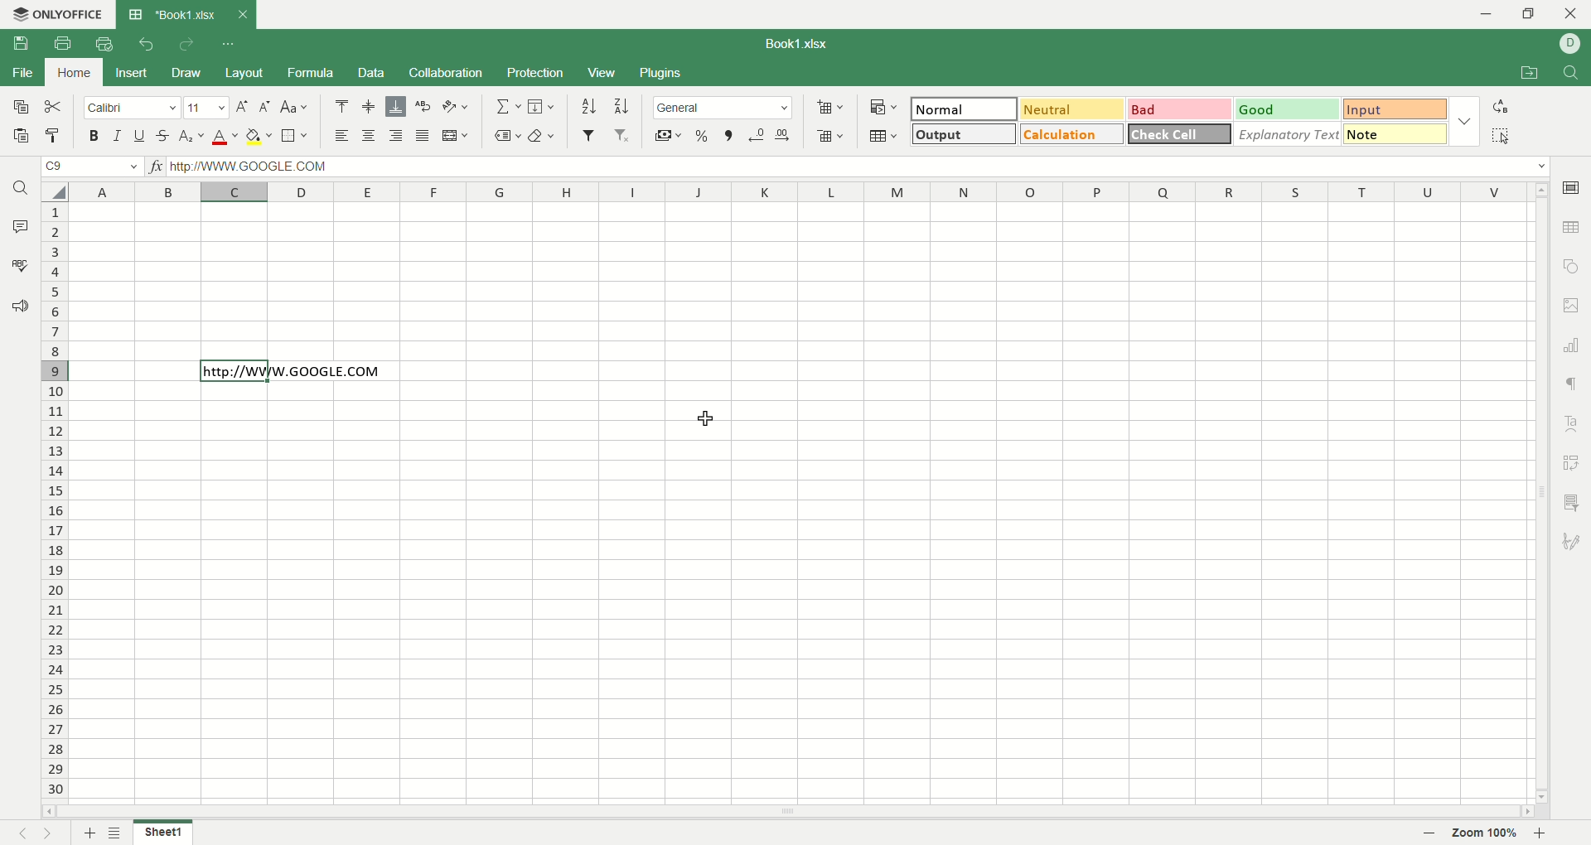 This screenshot has width=1591, height=845. I want to click on formula, so click(307, 71).